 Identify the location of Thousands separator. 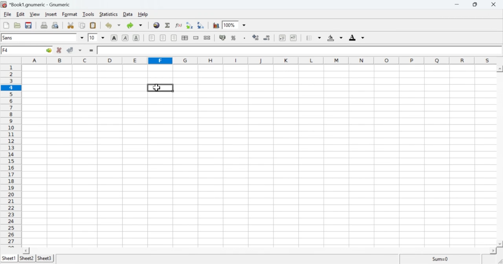
(244, 37).